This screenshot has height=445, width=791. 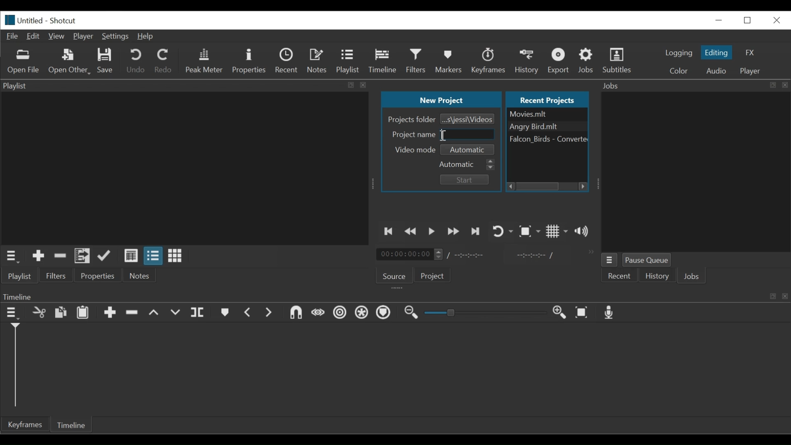 What do you see at coordinates (287, 59) in the screenshot?
I see `Recent` at bounding box center [287, 59].